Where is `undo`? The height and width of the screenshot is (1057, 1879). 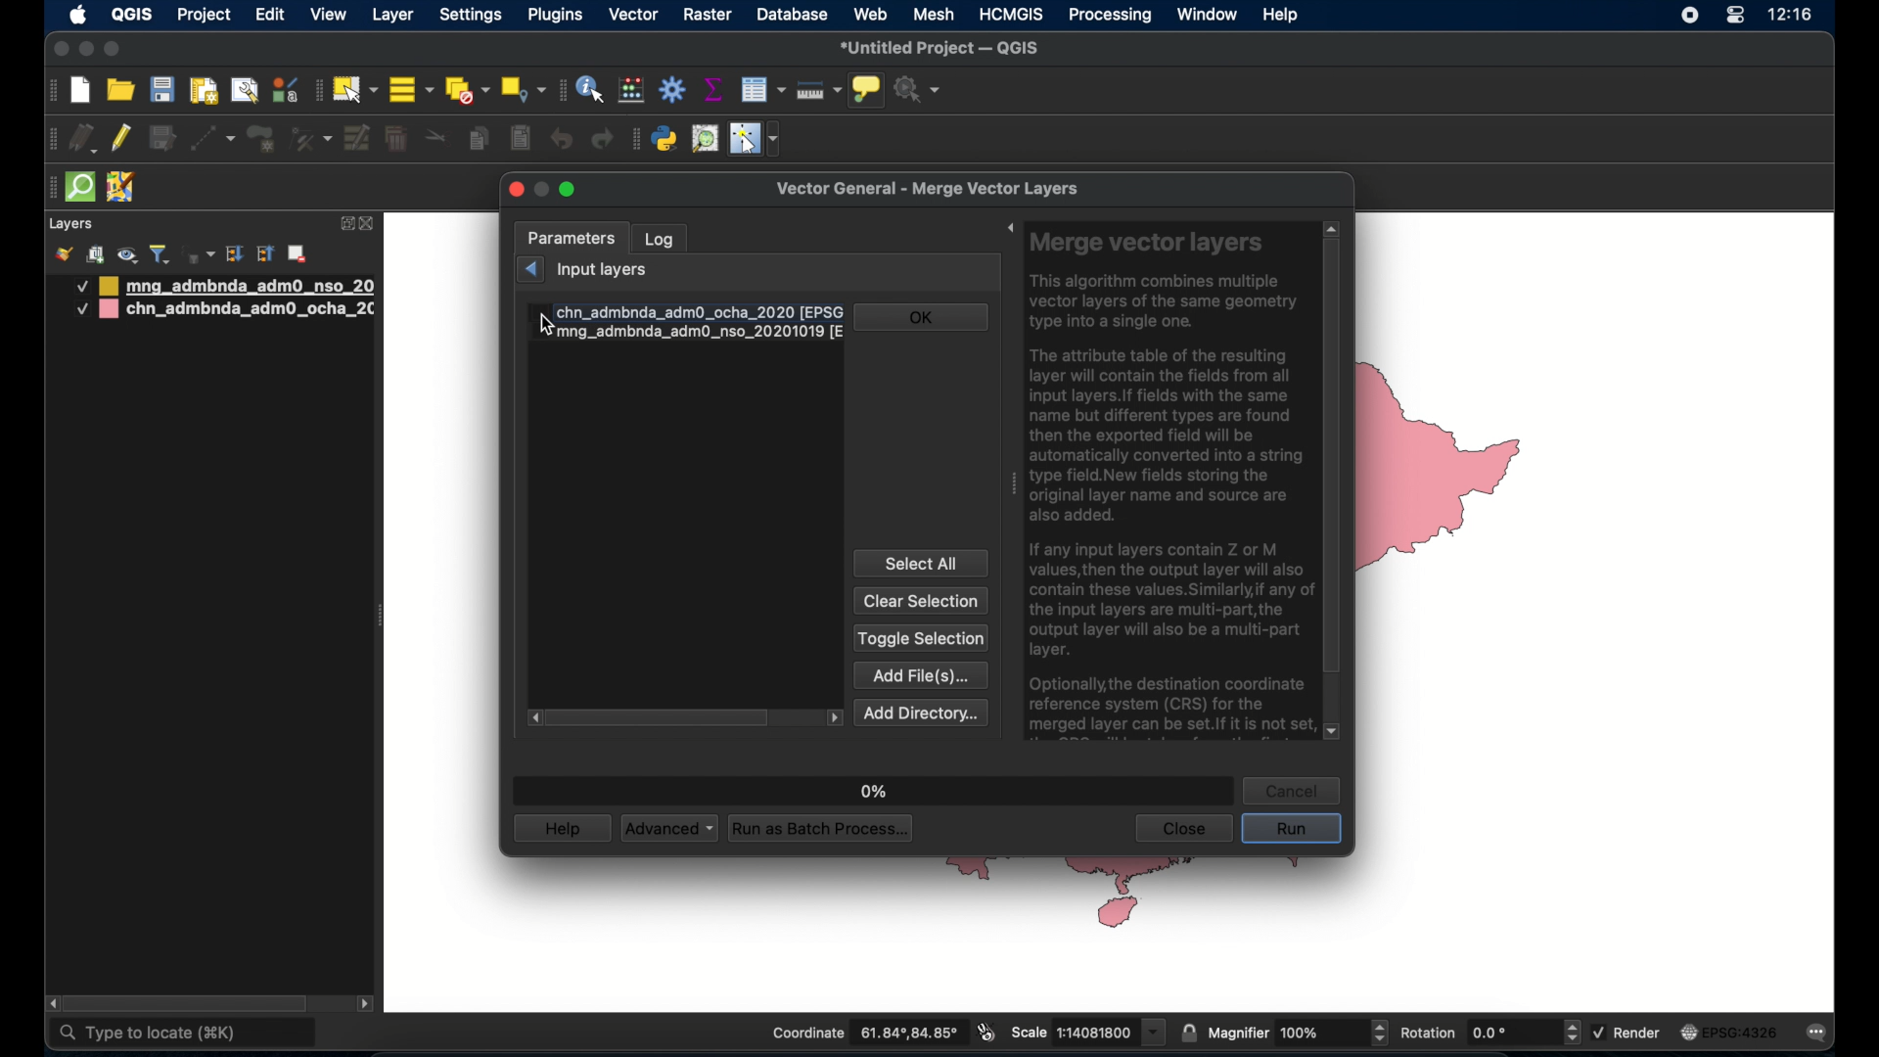 undo is located at coordinates (563, 139).